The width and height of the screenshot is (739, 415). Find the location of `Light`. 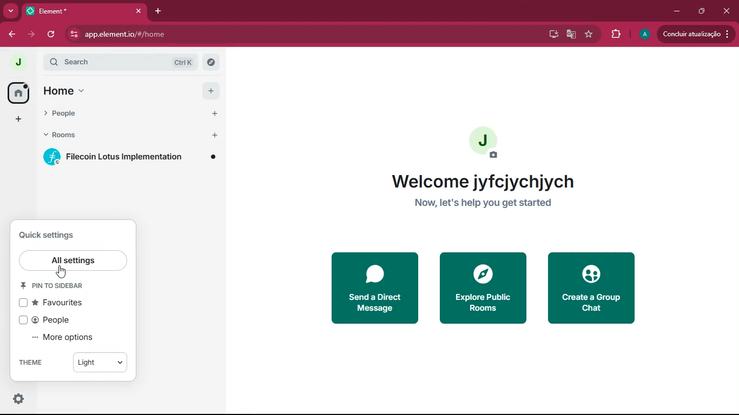

Light is located at coordinates (99, 360).